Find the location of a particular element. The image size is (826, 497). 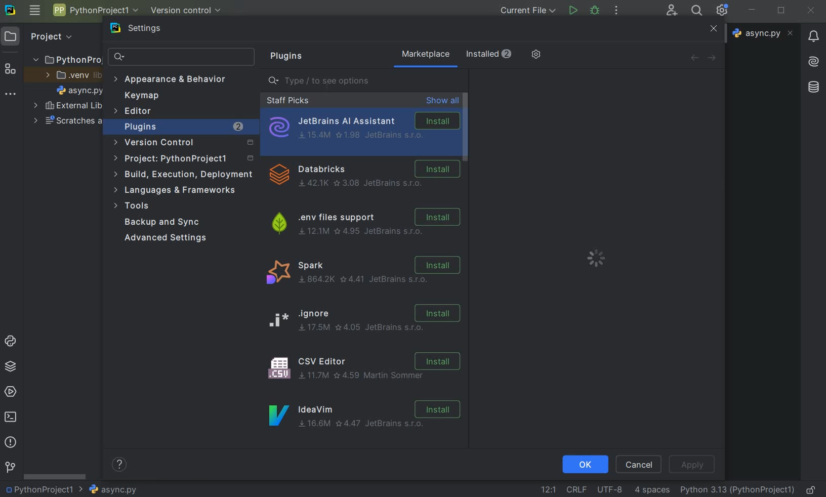

database is located at coordinates (813, 88).